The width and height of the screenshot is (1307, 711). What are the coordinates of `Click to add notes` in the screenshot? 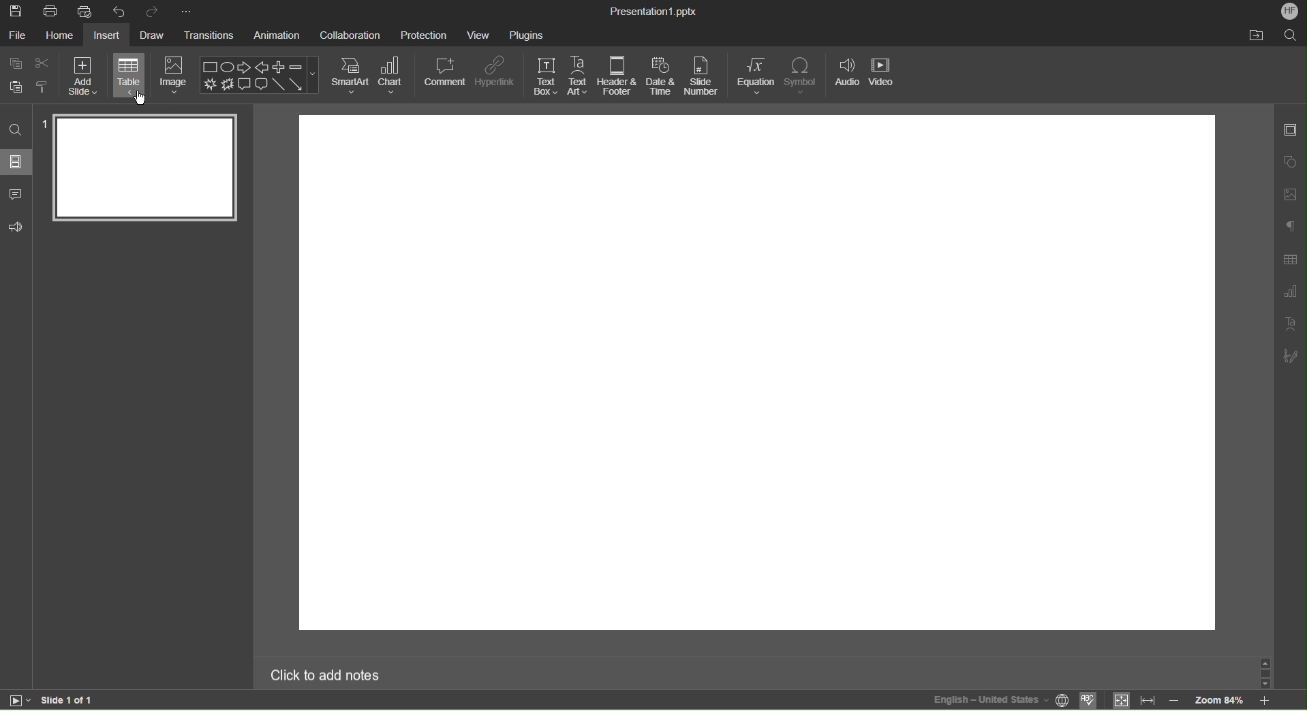 It's located at (326, 674).